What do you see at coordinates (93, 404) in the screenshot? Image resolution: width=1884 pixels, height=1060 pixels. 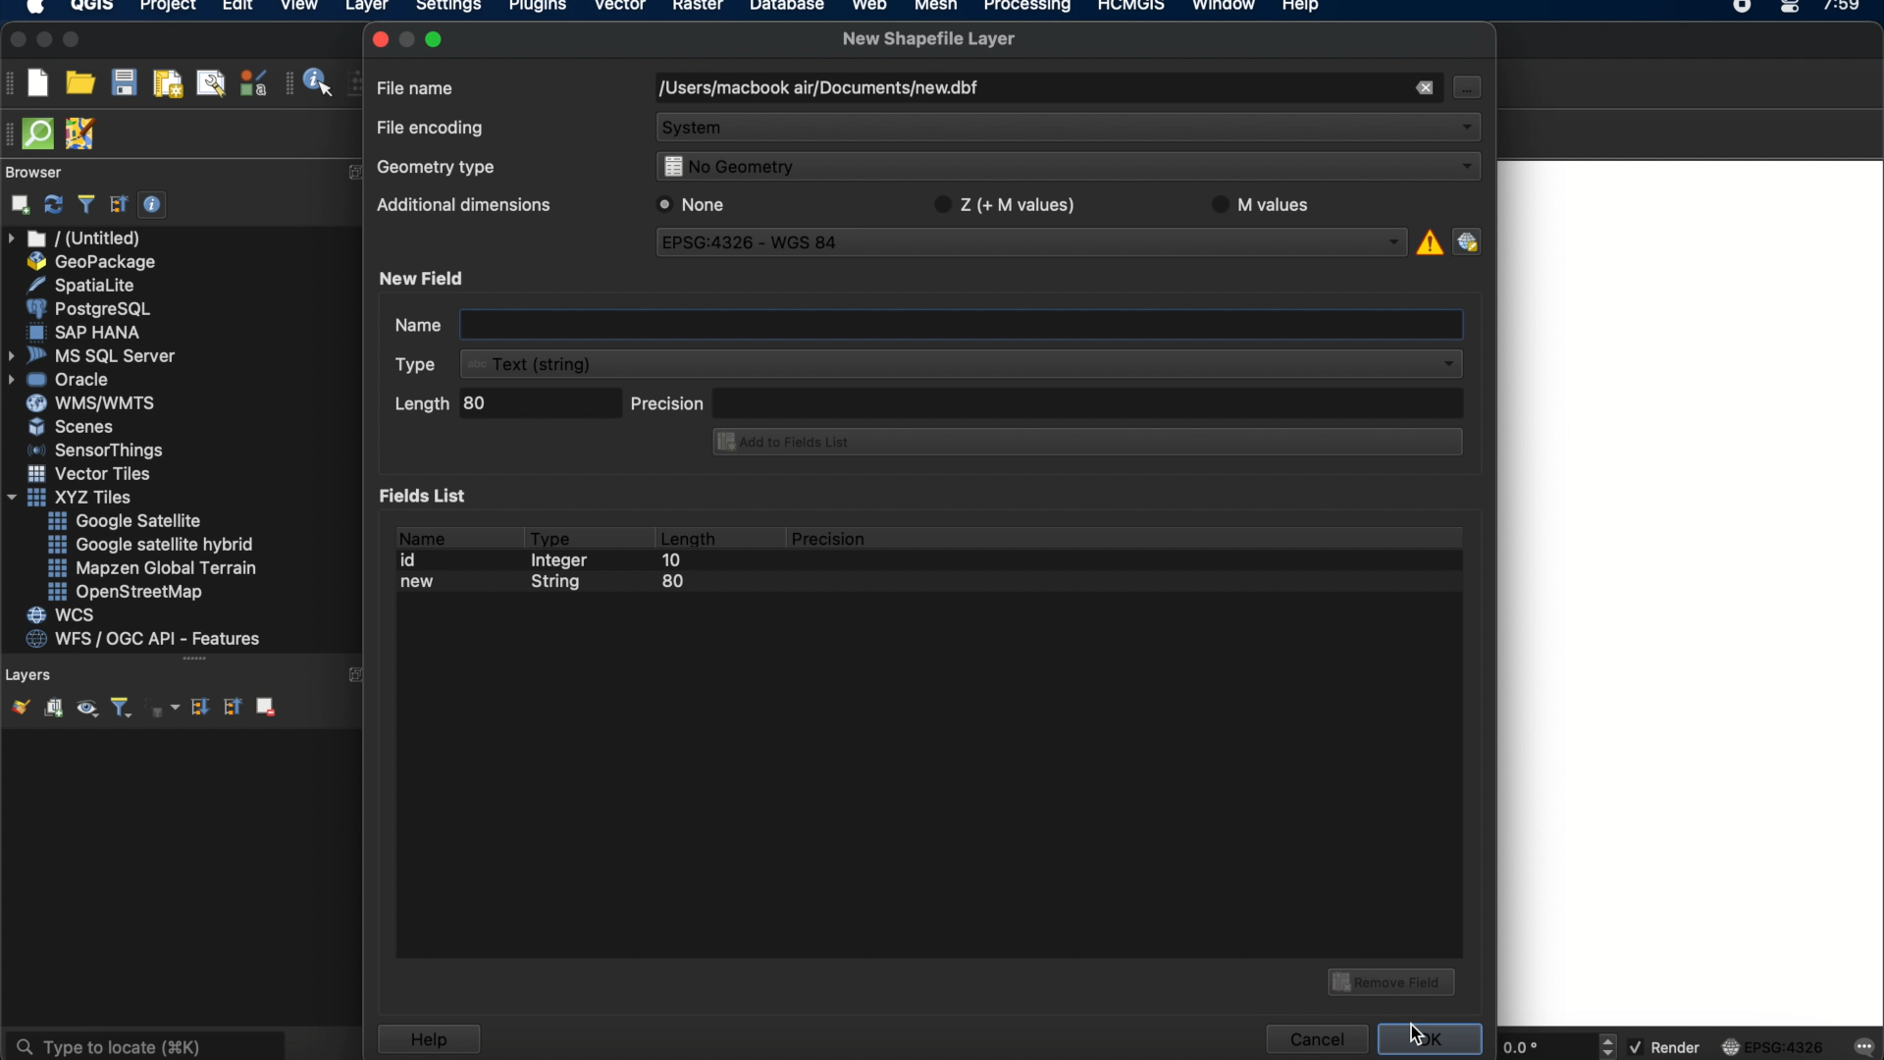 I see `was/wmts` at bounding box center [93, 404].